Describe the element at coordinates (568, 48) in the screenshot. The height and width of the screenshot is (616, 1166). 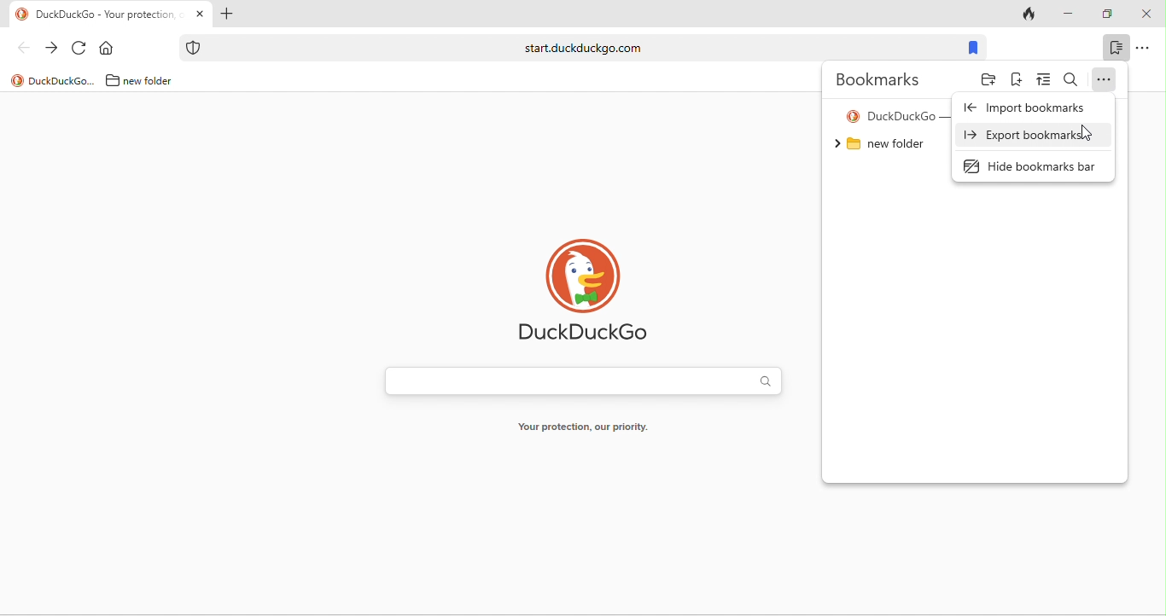
I see `weblink` at that location.